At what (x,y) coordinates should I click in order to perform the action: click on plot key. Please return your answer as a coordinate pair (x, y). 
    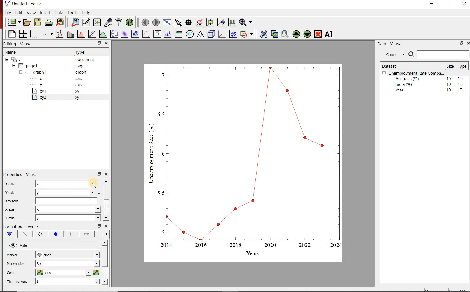
    Looking at the image, I should click on (157, 34).